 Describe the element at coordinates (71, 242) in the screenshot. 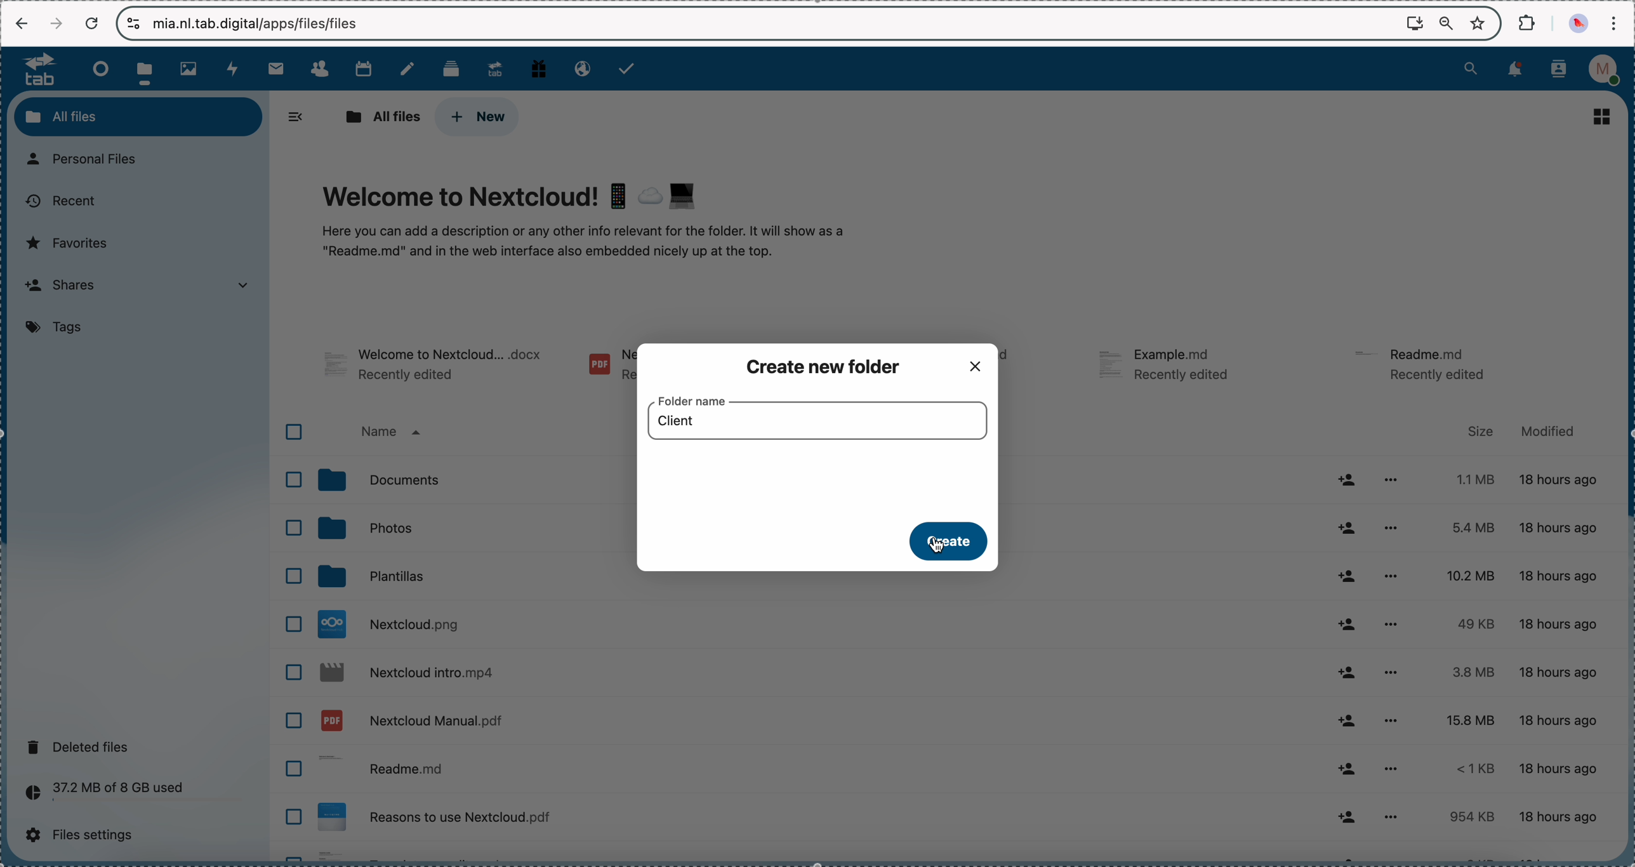

I see `favorites` at that location.